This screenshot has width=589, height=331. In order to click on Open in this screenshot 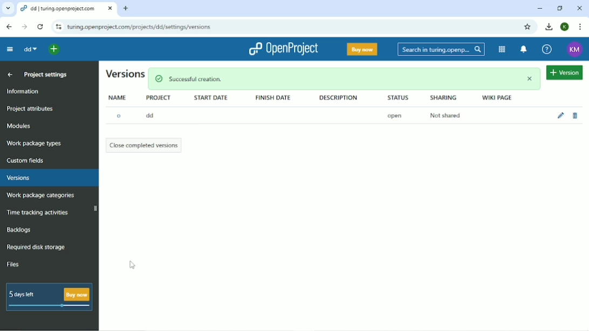, I will do `click(395, 115)`.